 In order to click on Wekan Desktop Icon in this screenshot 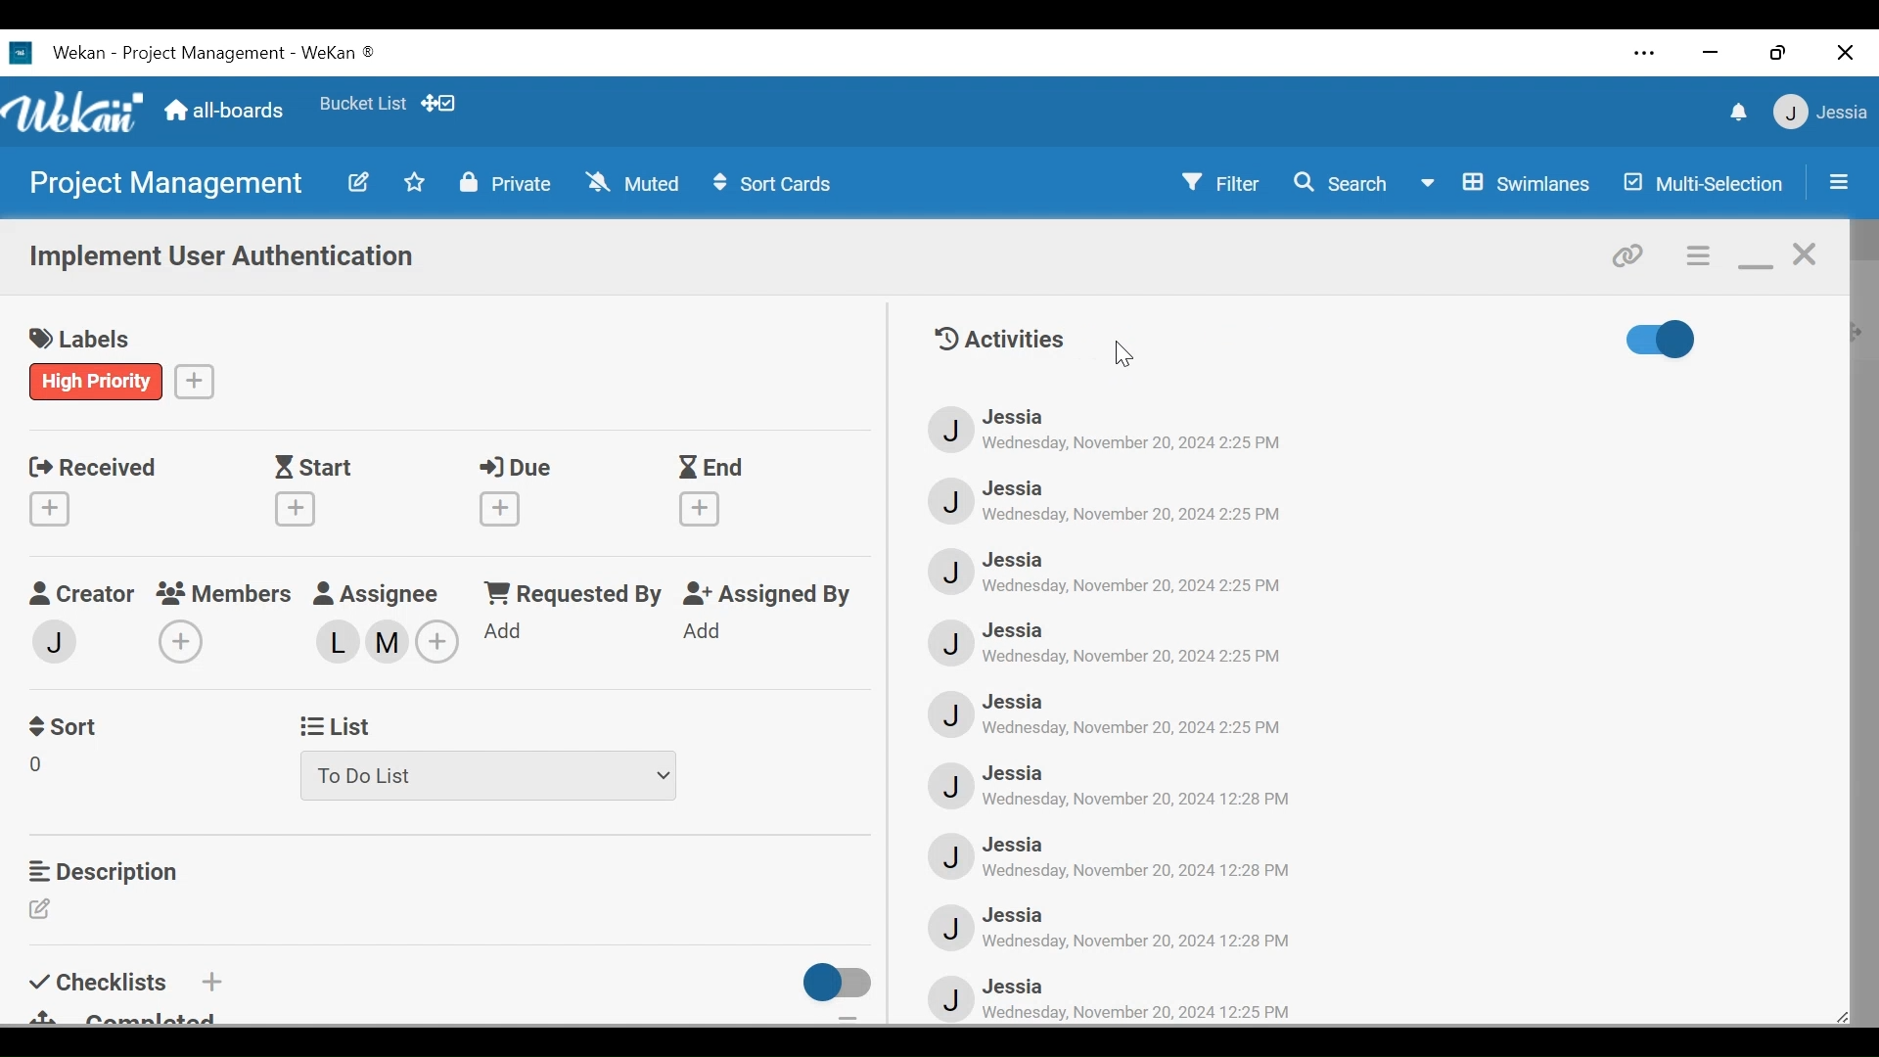, I will do `click(22, 55)`.